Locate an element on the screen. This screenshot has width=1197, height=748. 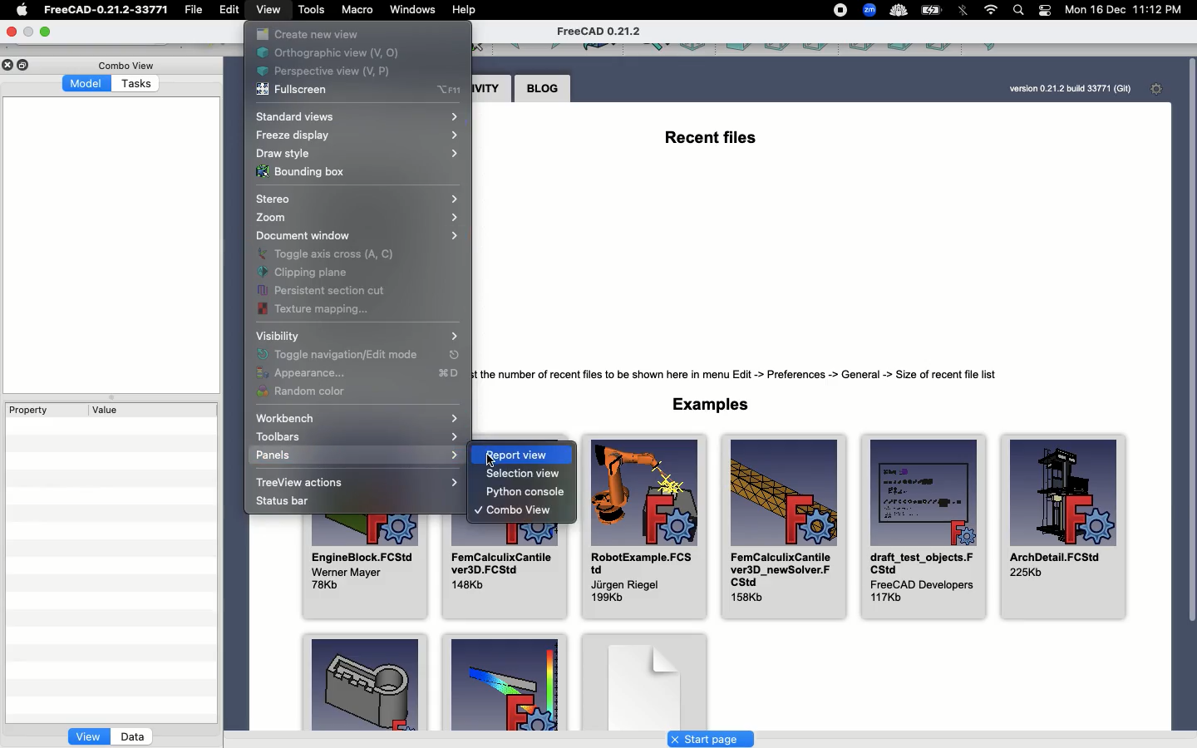
Activity  is located at coordinates (492, 88).